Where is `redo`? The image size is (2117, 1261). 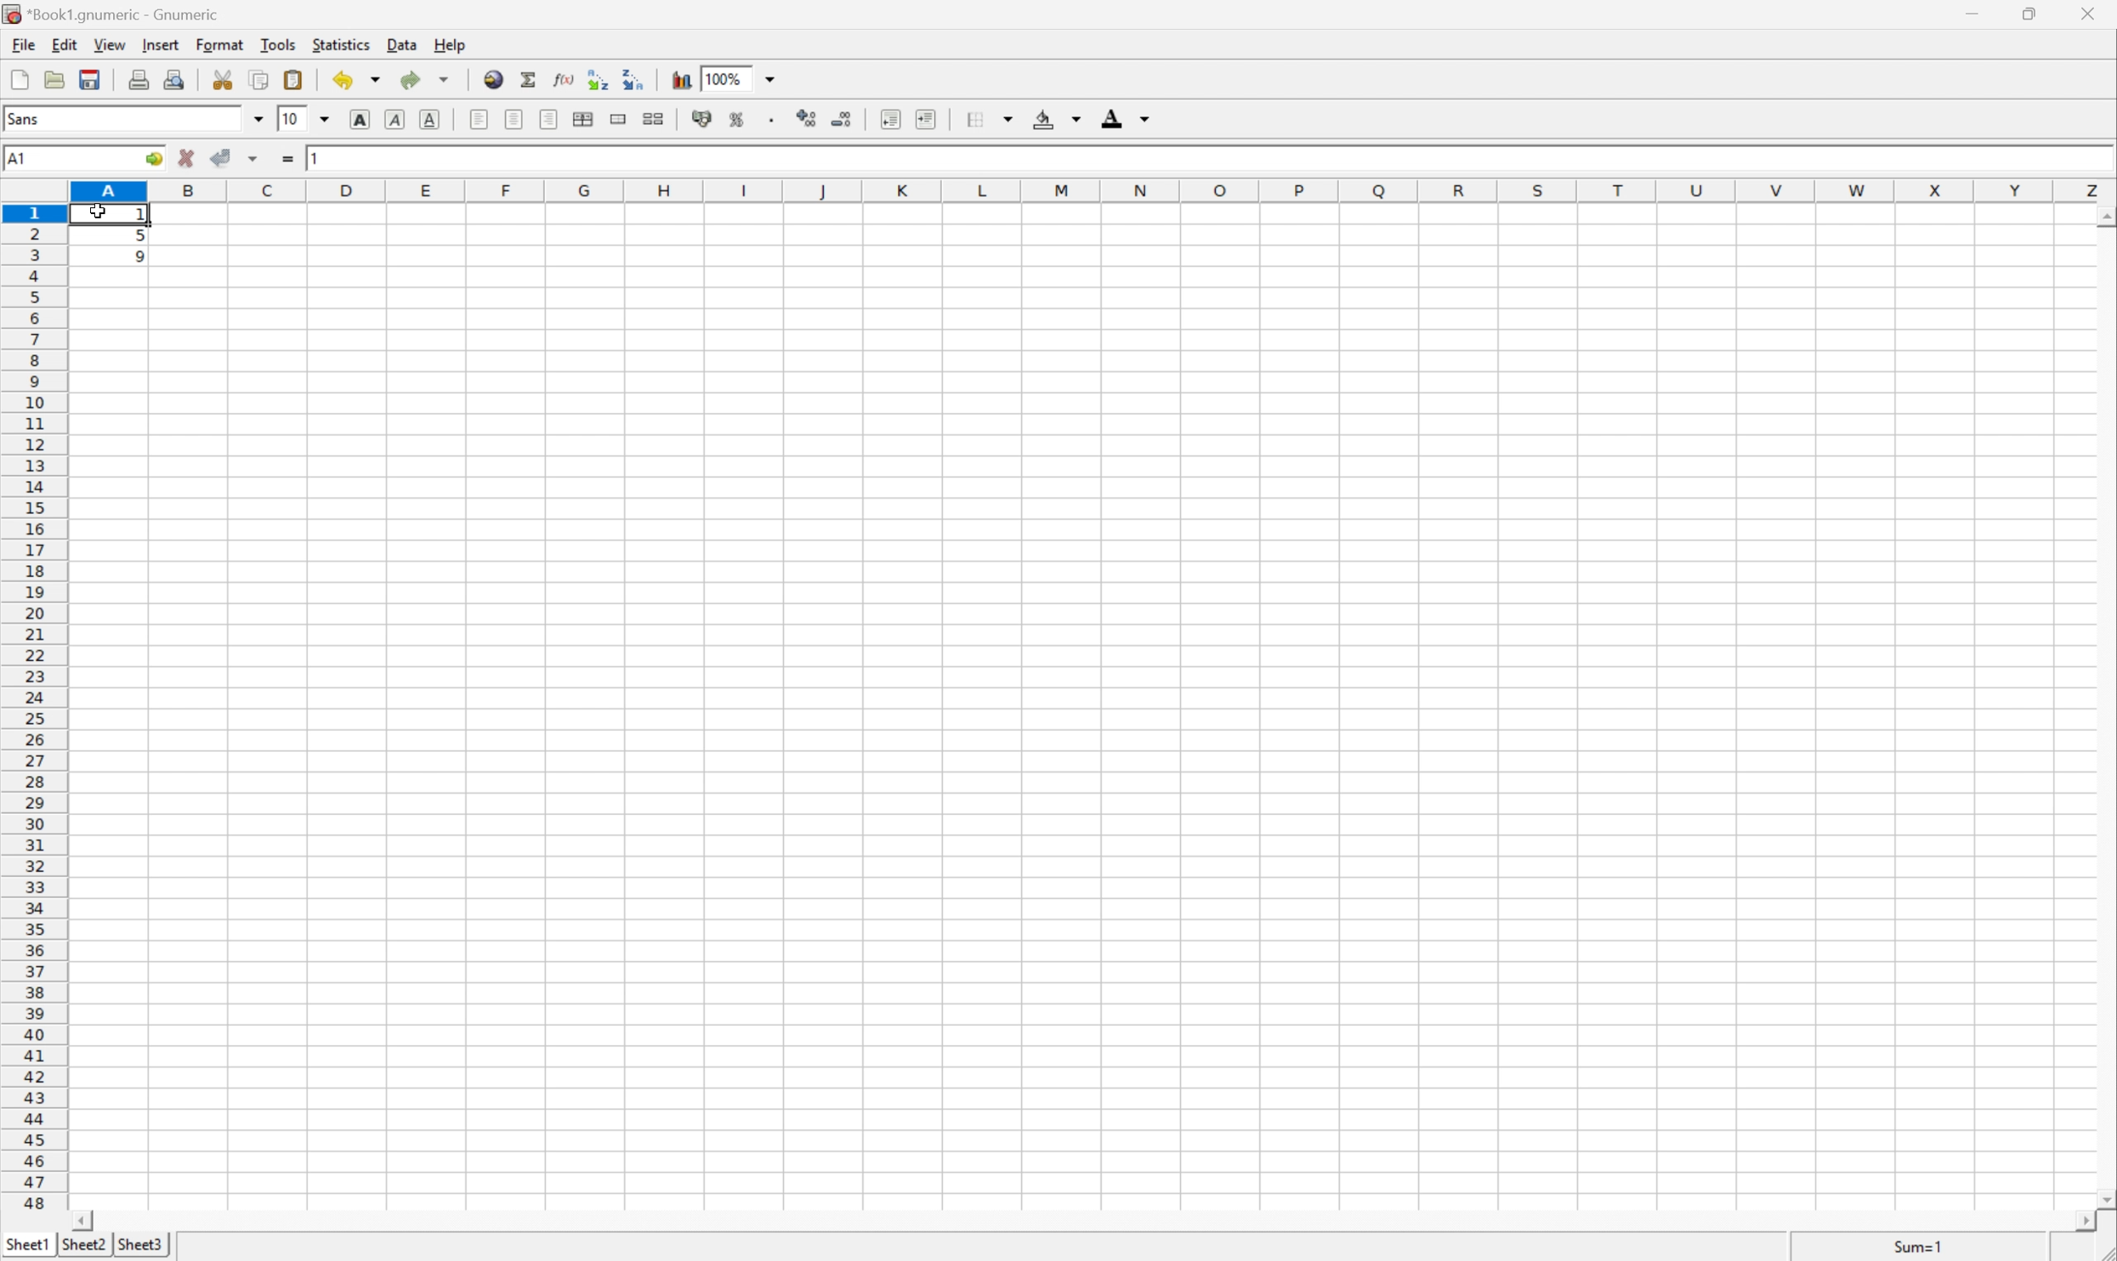 redo is located at coordinates (425, 79).